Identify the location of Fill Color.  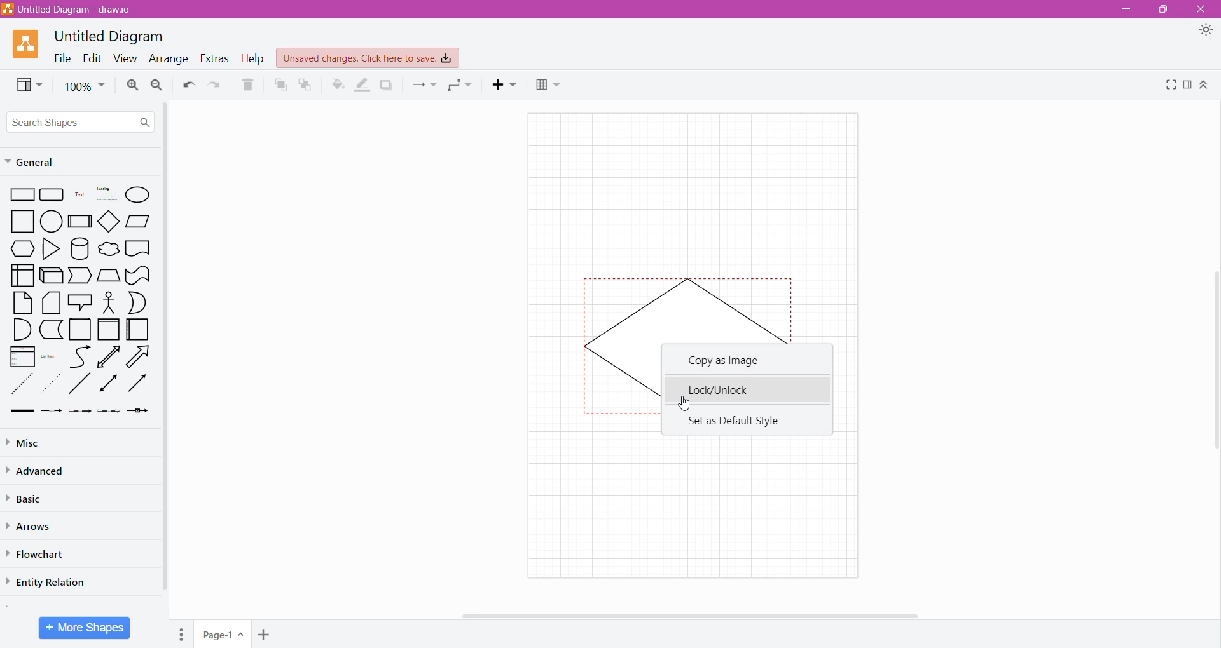
(338, 84).